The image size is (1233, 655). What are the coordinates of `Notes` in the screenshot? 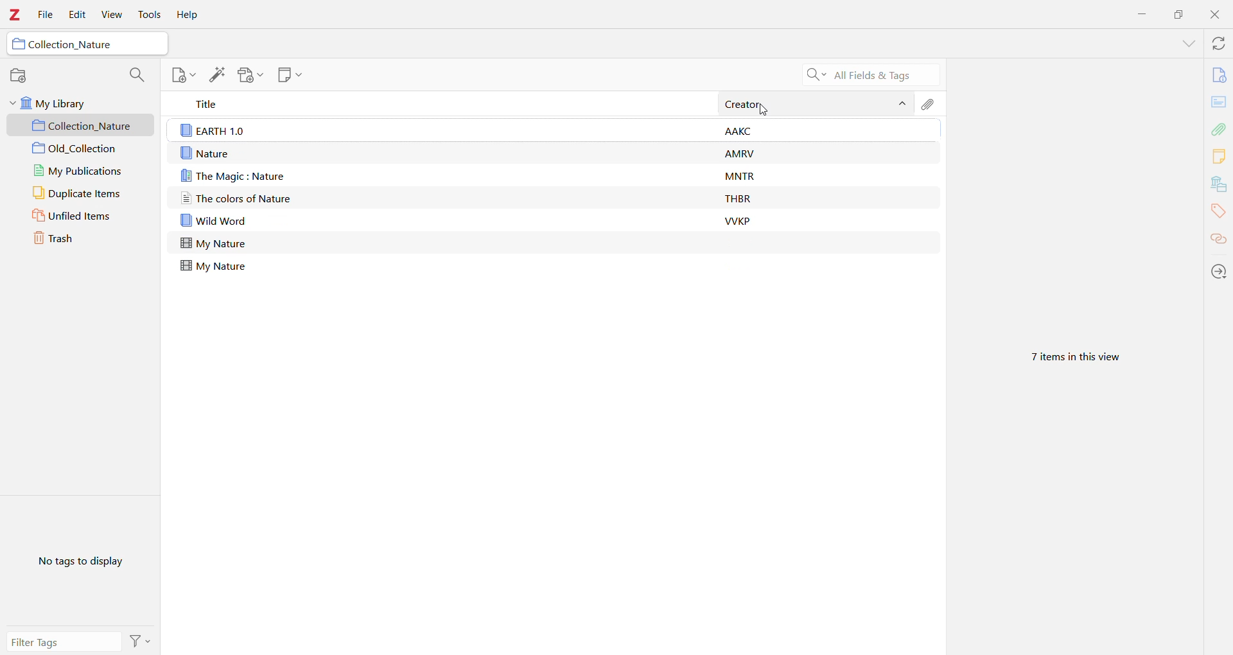 It's located at (1219, 156).